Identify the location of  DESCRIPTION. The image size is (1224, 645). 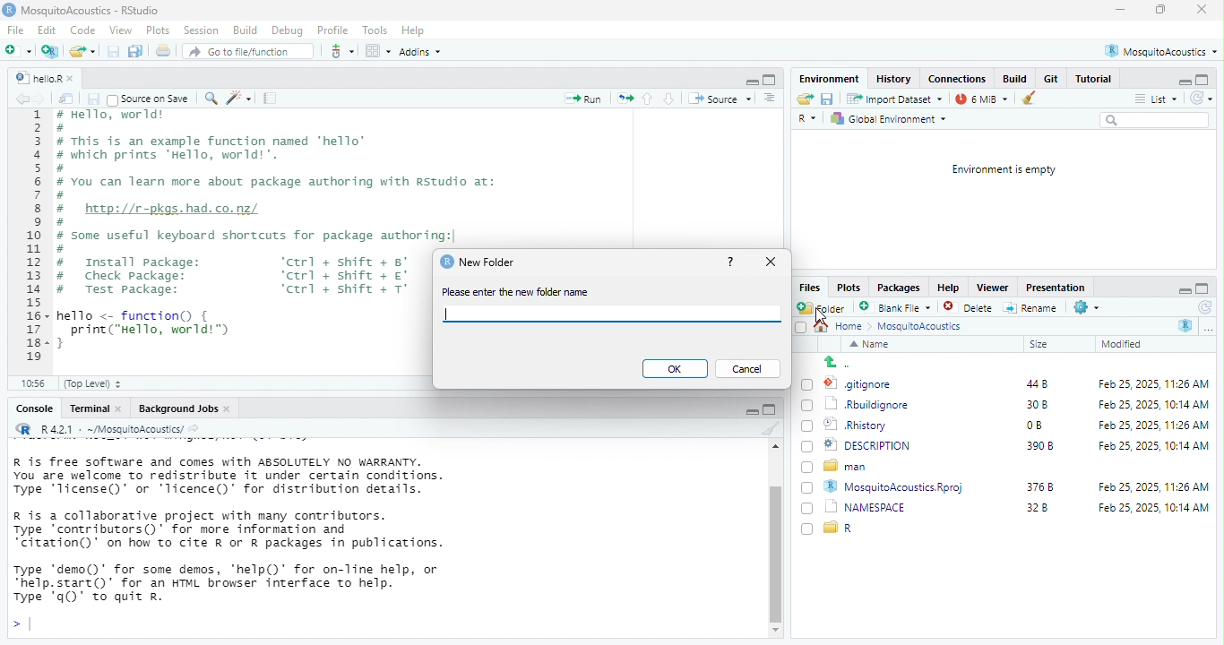
(881, 446).